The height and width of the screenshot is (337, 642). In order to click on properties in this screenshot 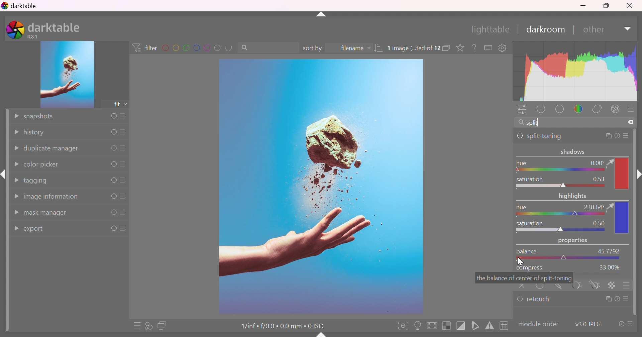, I will do `click(574, 240)`.